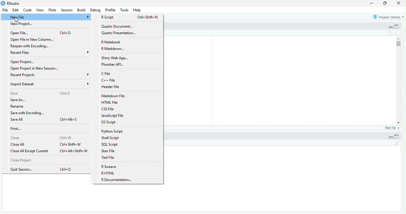 This screenshot has height=214, width=406. I want to click on Tools, so click(125, 10).